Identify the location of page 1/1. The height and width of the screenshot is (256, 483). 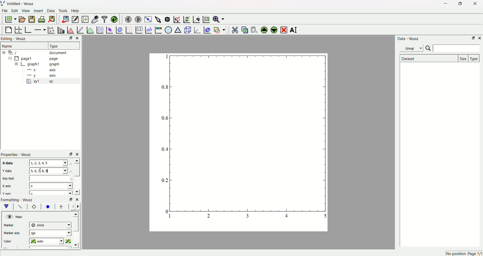
(475, 254).